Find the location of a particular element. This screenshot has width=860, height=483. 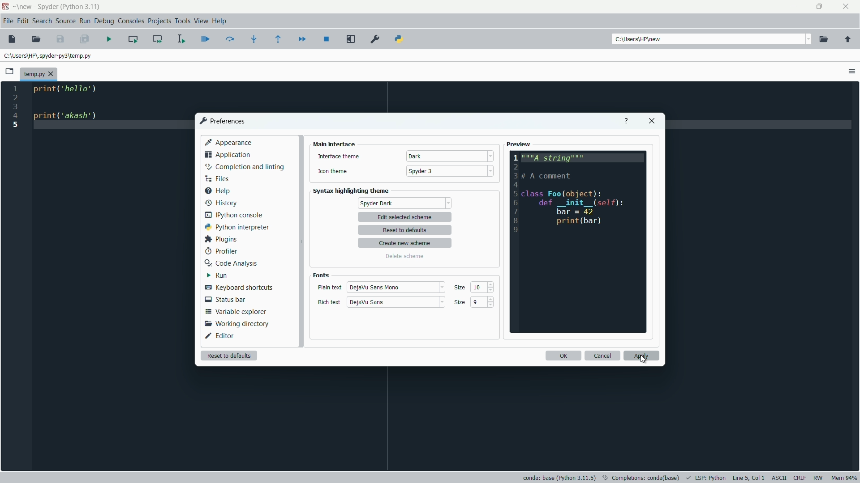

history is located at coordinates (220, 202).